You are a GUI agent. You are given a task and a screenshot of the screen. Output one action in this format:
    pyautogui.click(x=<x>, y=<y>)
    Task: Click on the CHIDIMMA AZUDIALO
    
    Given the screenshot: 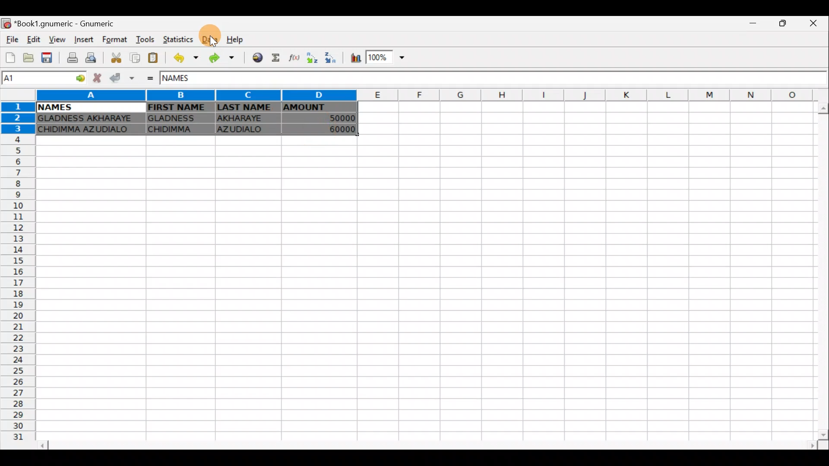 What is the action you would take?
    pyautogui.click(x=87, y=130)
    